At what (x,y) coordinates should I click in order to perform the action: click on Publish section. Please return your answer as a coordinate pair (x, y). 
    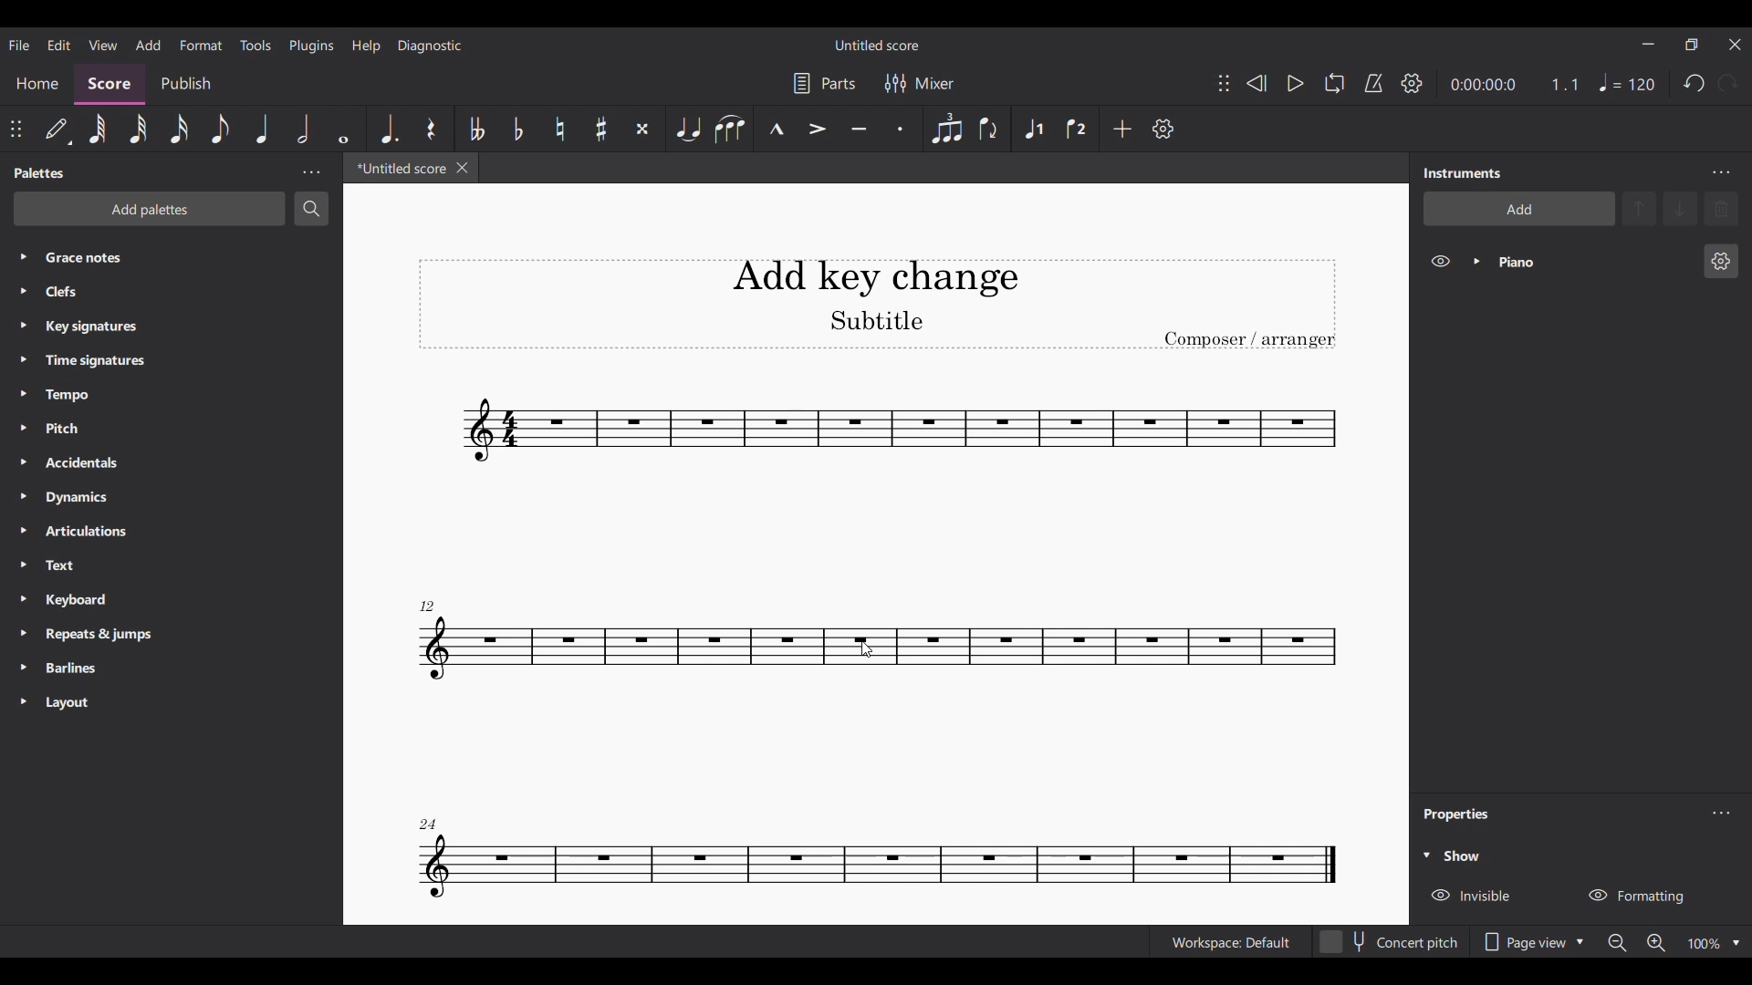
    Looking at the image, I should click on (186, 84).